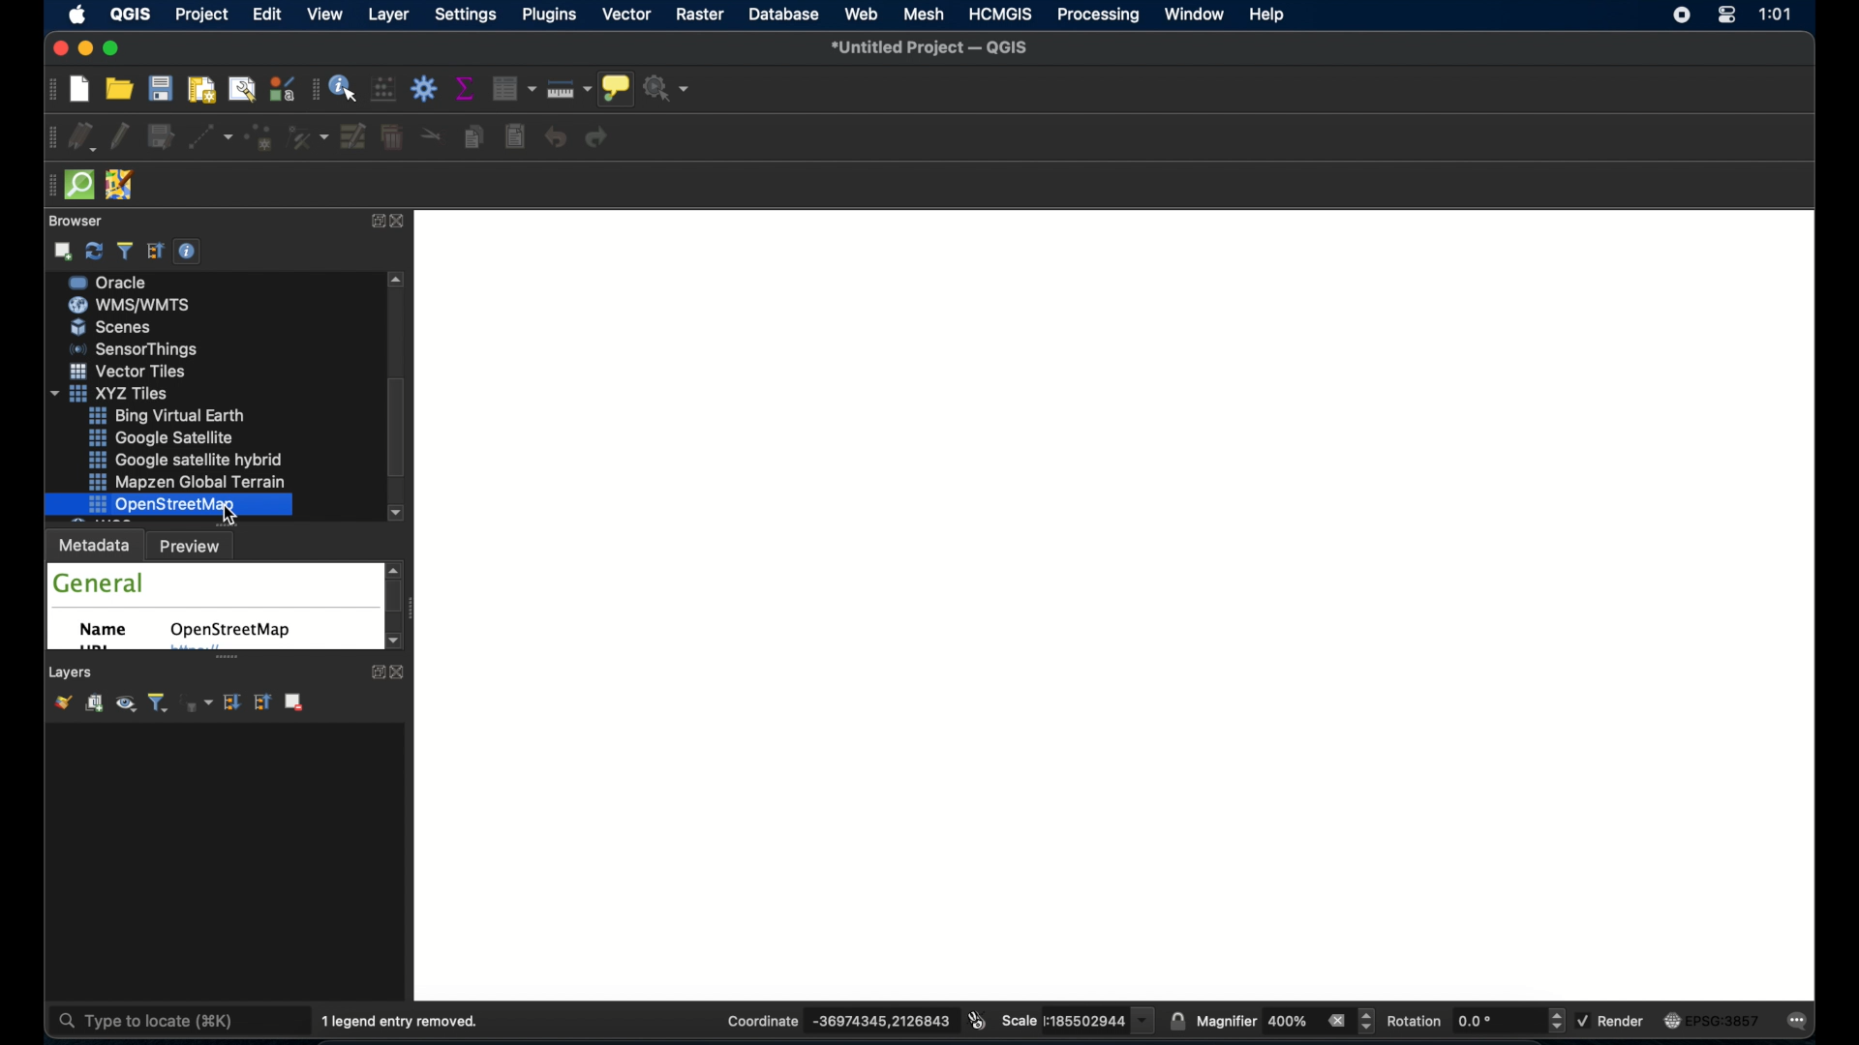  Describe the element at coordinates (134, 393) in the screenshot. I see `scenes` at that location.